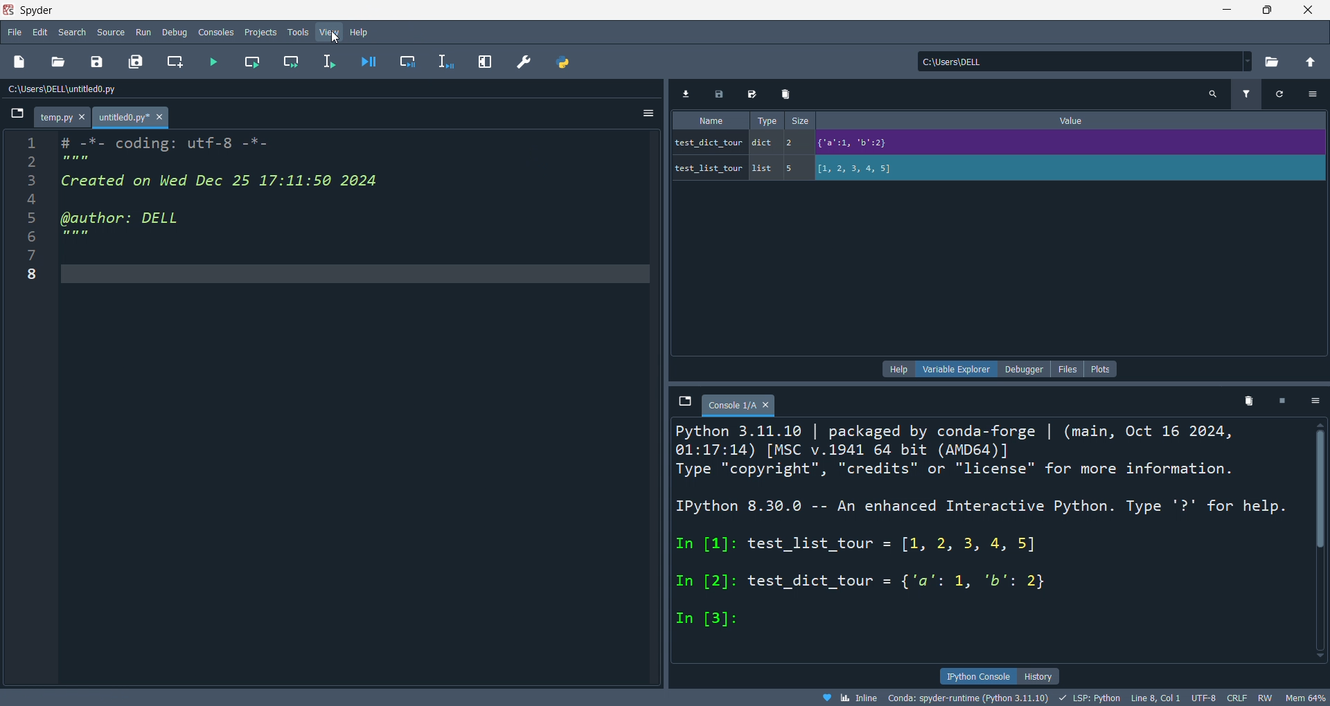 Image resolution: width=1330 pixels, height=706 pixels. I want to click on run cell and move, so click(294, 62).